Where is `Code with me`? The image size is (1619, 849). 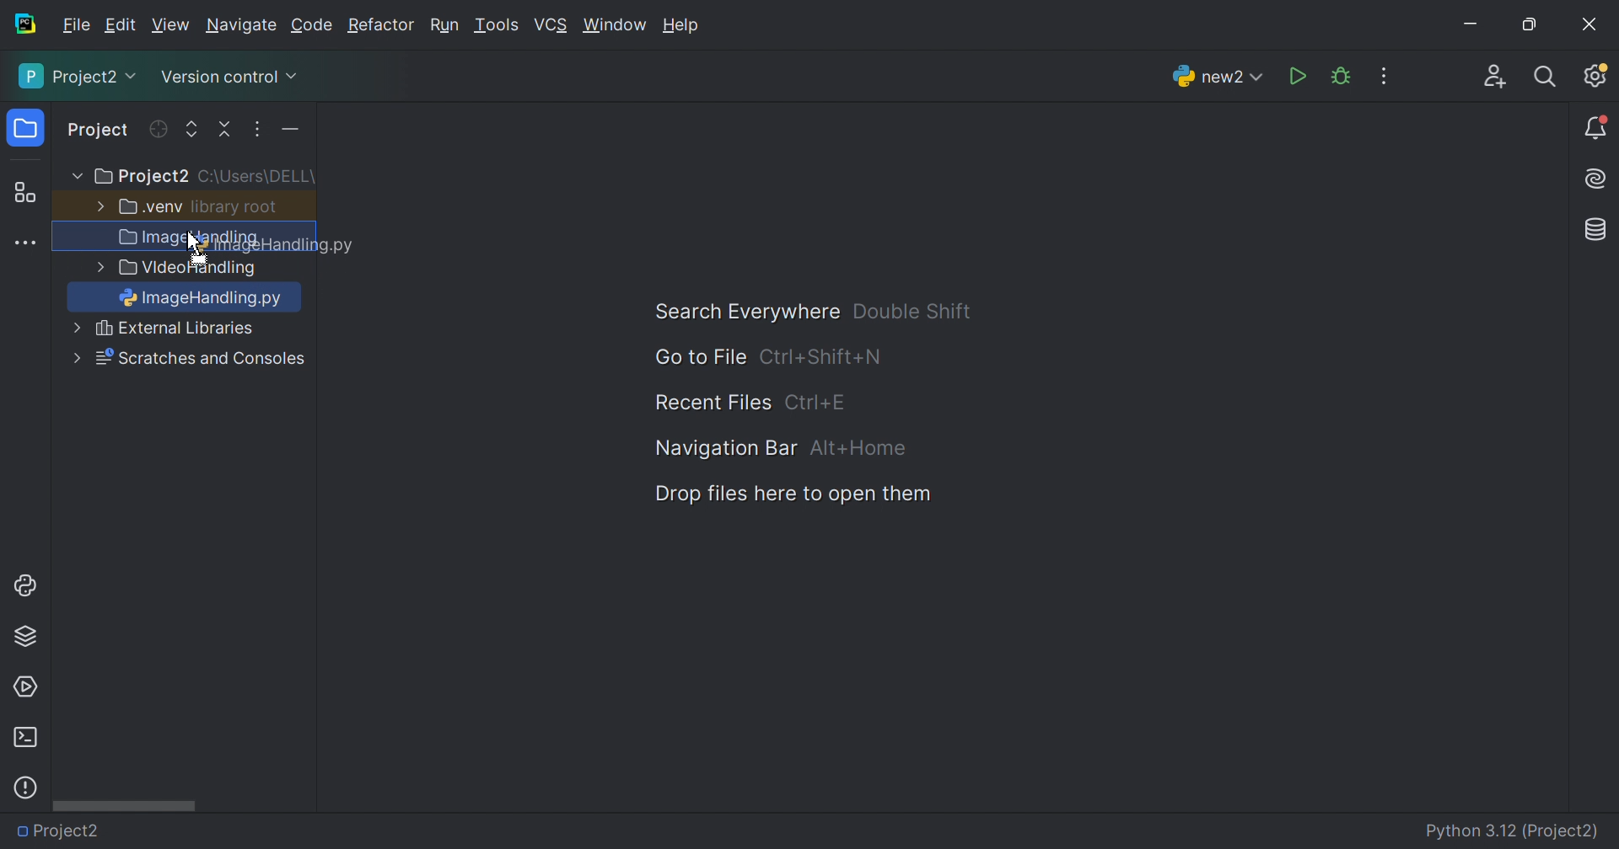 Code with me is located at coordinates (1495, 79).